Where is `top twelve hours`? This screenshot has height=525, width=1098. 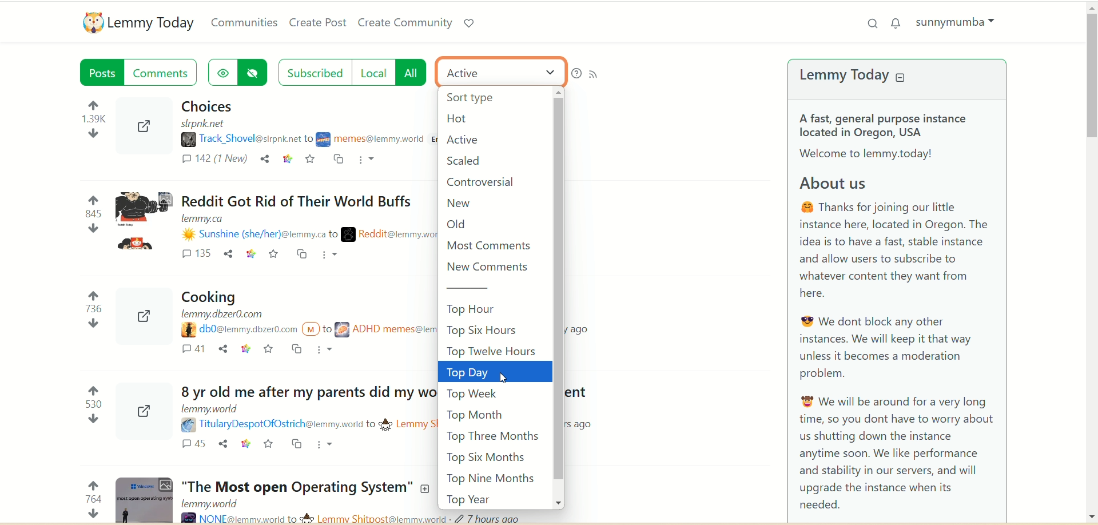
top twelve hours is located at coordinates (495, 351).